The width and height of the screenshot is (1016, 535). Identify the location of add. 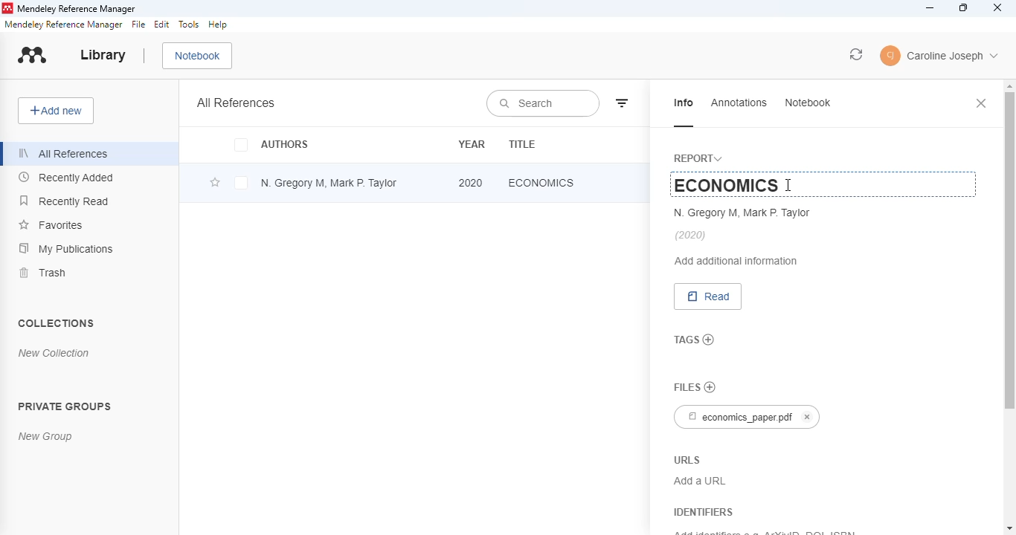
(710, 340).